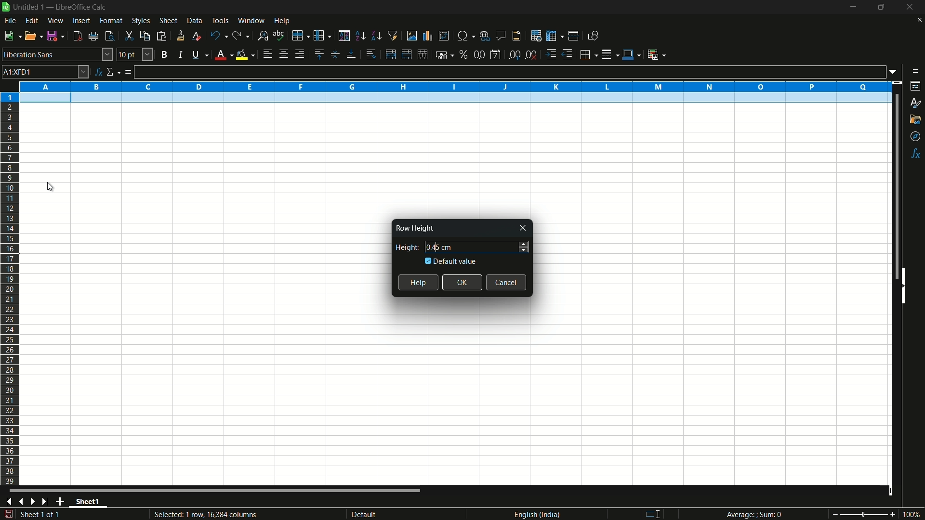 Image resolution: width=925 pixels, height=520 pixels. I want to click on freeze rows and columns, so click(554, 36).